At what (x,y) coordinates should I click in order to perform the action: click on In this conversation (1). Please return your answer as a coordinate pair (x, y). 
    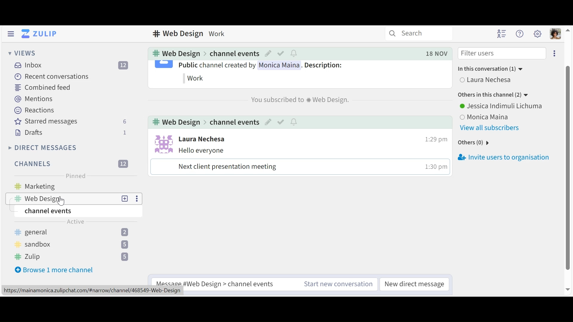
    Looking at the image, I should click on (495, 69).